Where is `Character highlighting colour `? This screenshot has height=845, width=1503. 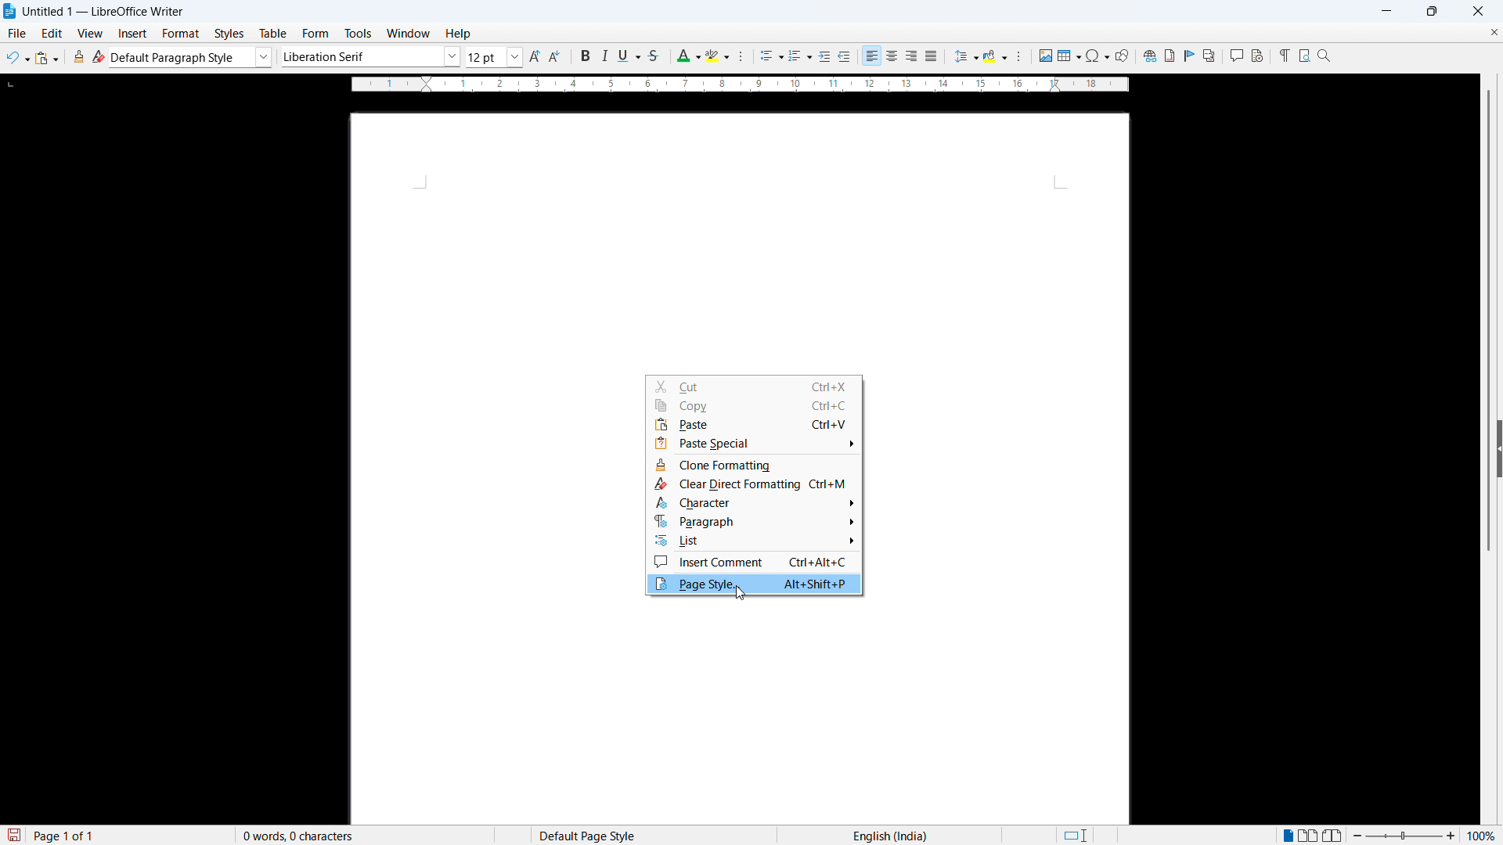 Character highlighting colour  is located at coordinates (719, 56).